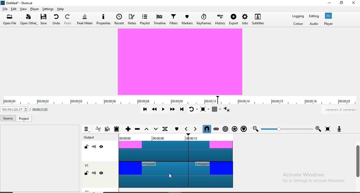 The image size is (360, 193). I want to click on Play quickly forward, so click(172, 109).